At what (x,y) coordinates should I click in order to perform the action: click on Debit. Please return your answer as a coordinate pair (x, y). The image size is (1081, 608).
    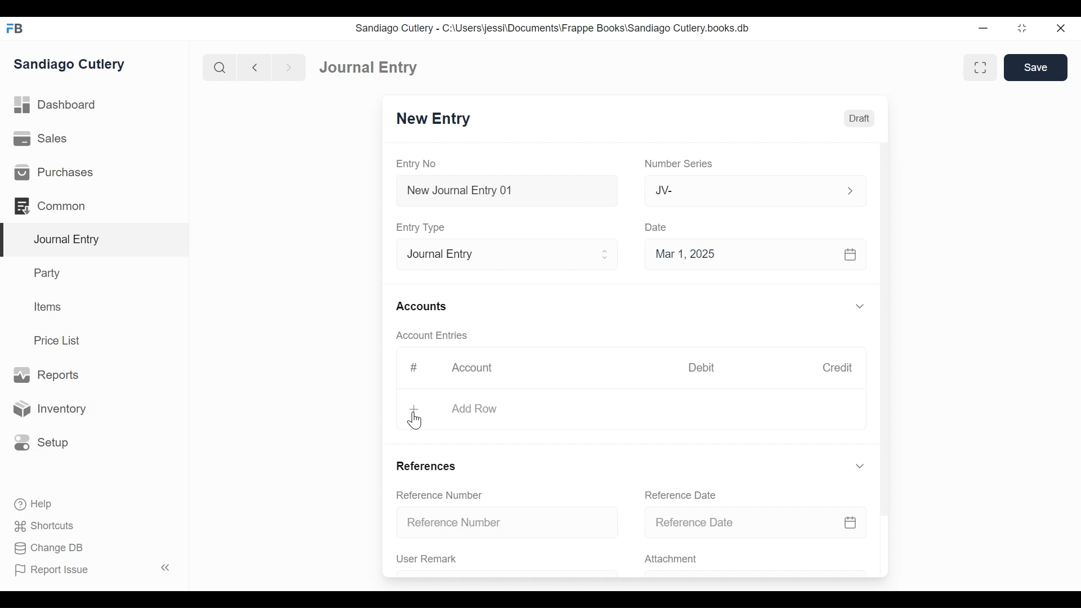
    Looking at the image, I should click on (704, 368).